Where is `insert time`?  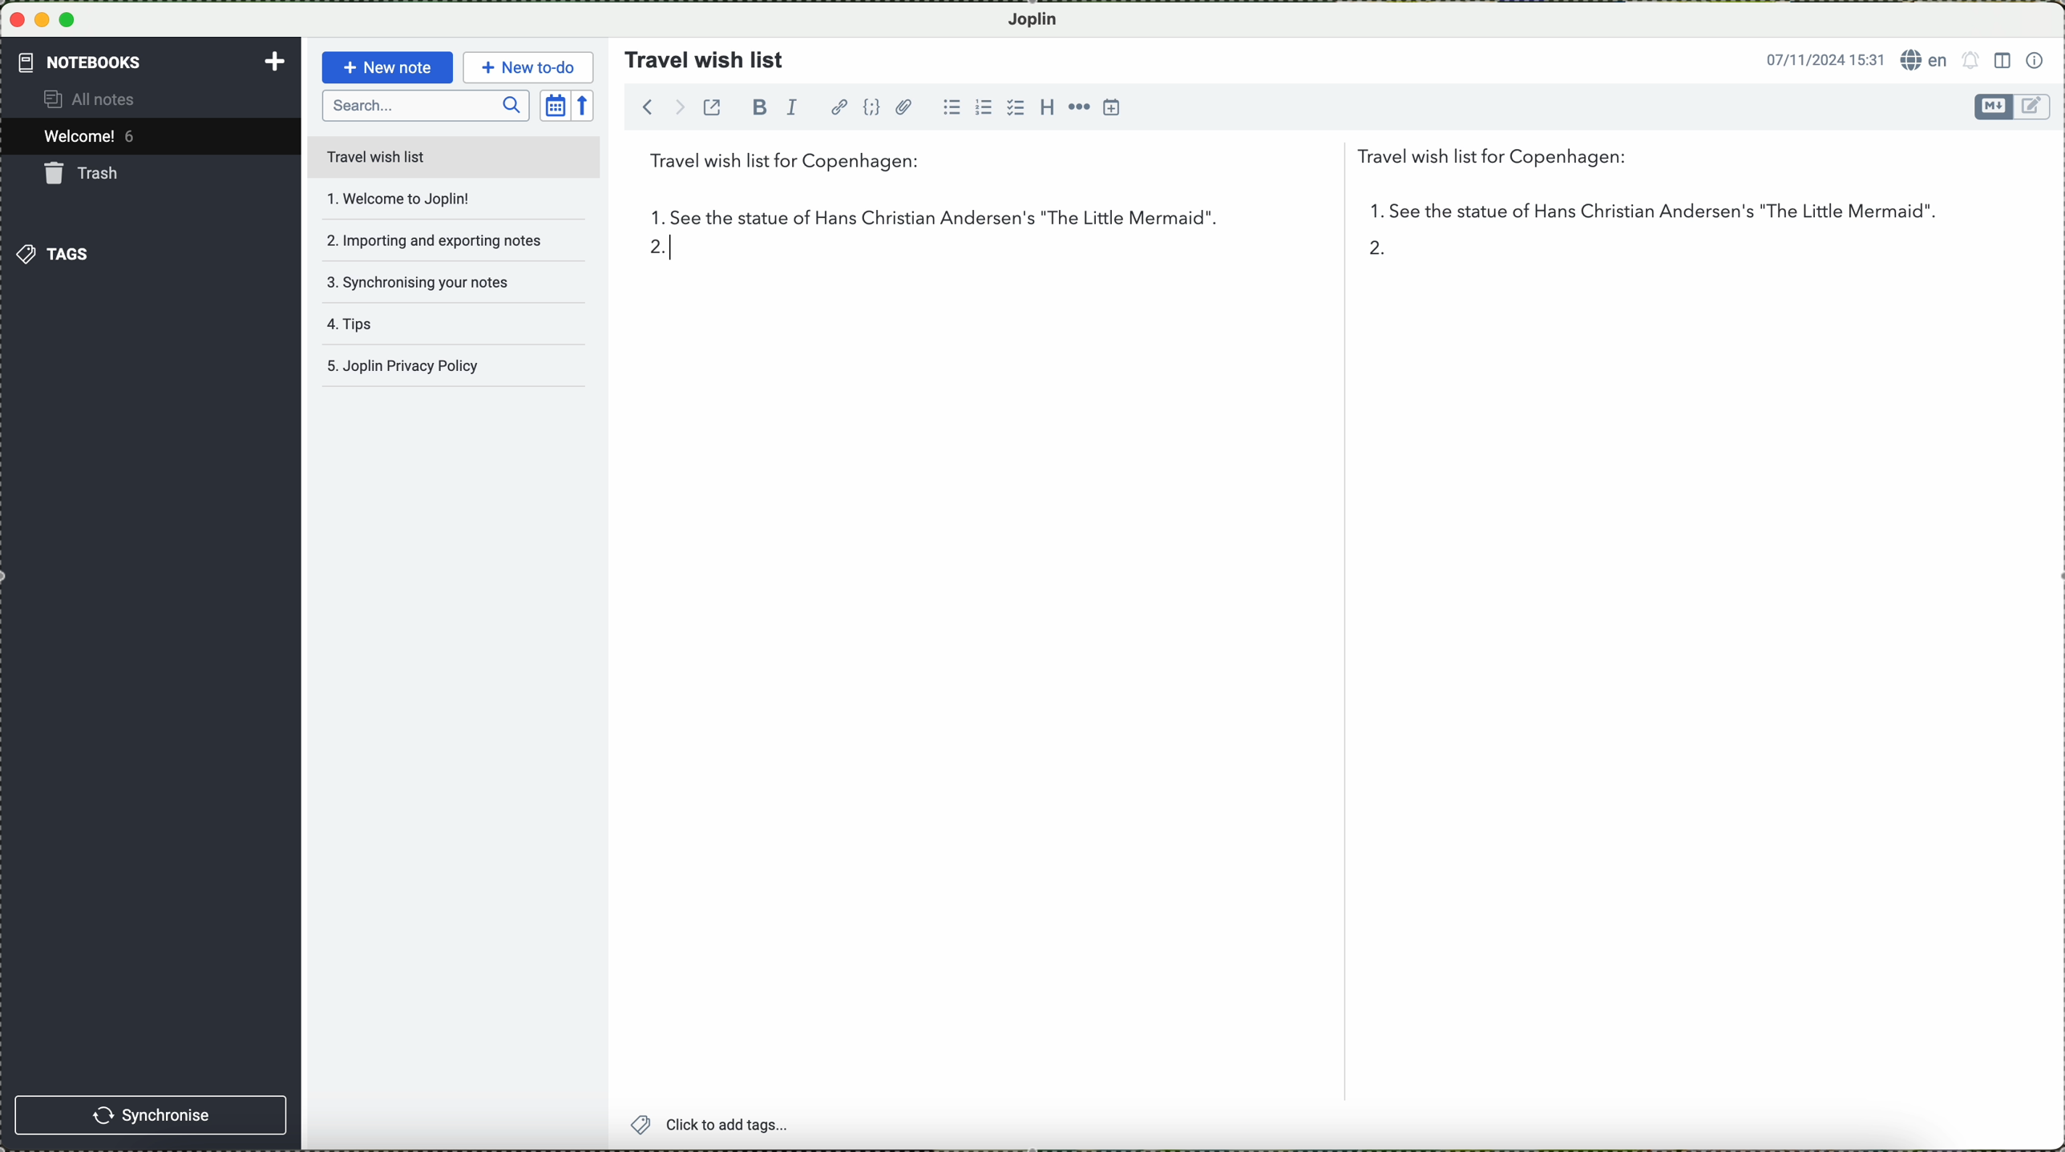 insert time is located at coordinates (1113, 109).